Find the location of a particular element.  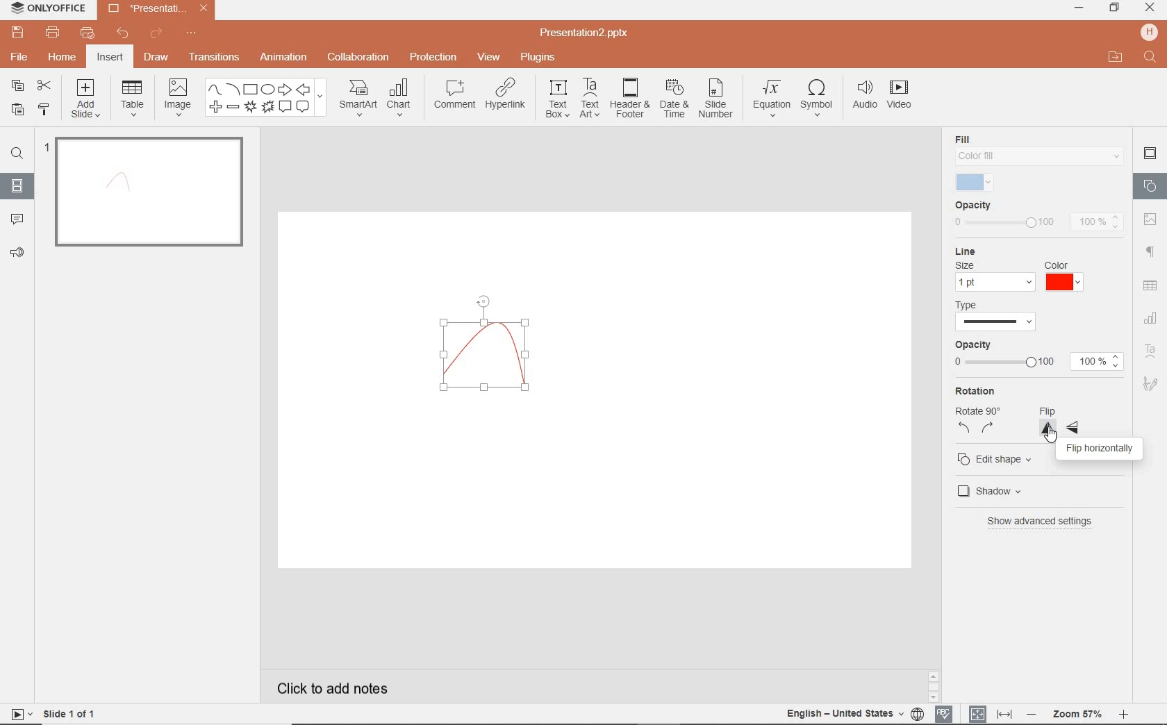

Presentation2.pptx is located at coordinates (586, 35).